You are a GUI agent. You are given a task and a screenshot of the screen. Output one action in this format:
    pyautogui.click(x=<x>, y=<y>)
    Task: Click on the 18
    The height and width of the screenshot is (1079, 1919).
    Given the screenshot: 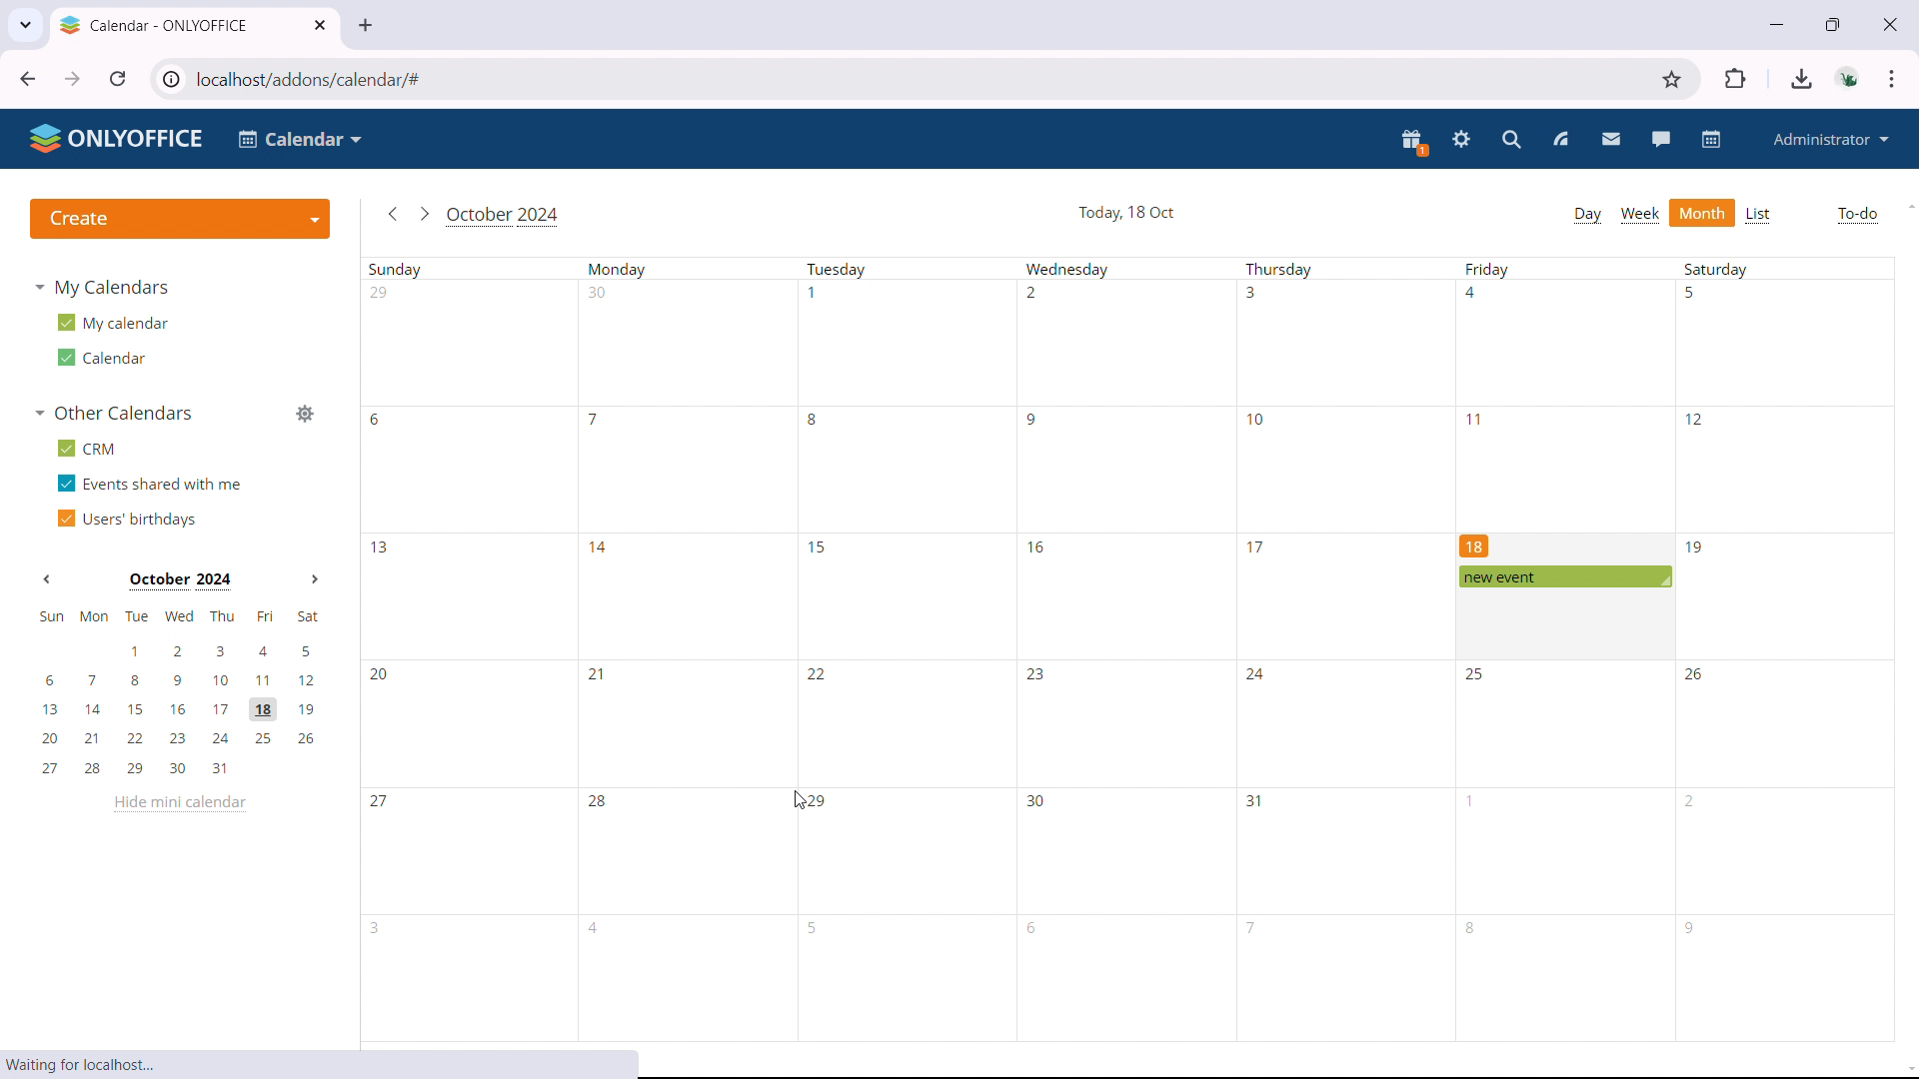 What is the action you would take?
    pyautogui.click(x=1475, y=544)
    